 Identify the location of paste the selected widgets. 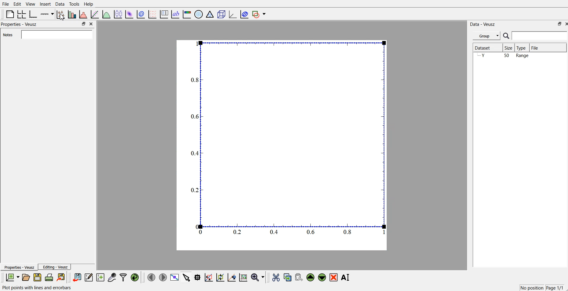
(299, 278).